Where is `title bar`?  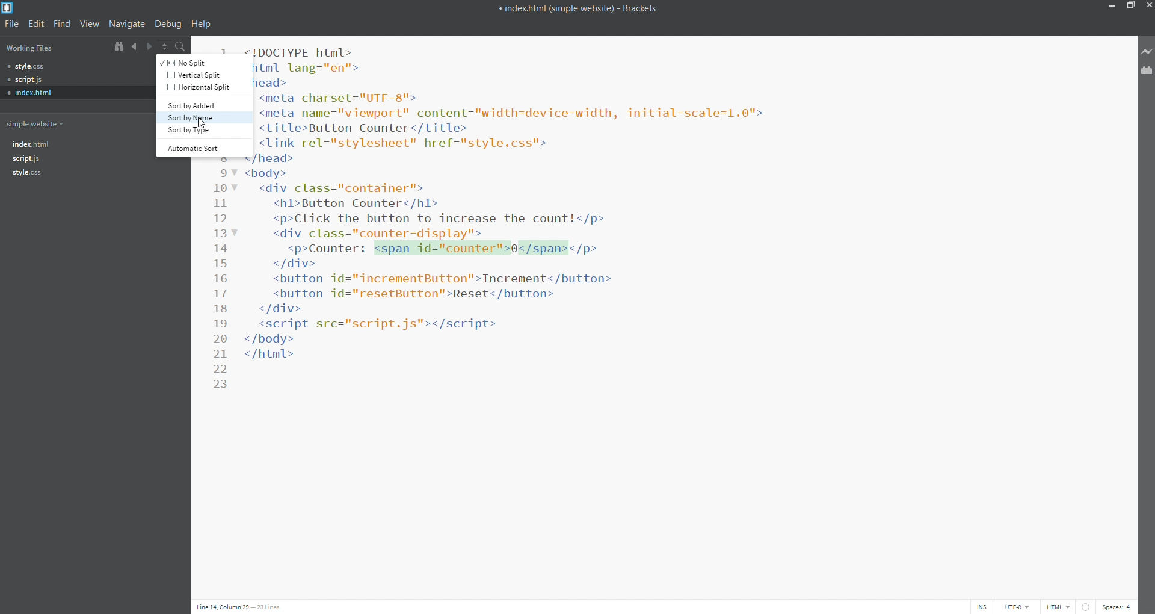 title bar is located at coordinates (548, 6).